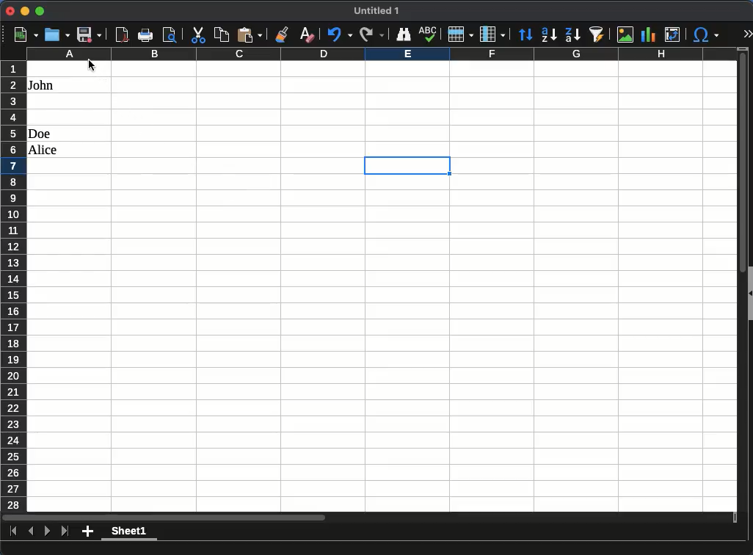  Describe the element at coordinates (407, 166) in the screenshot. I see `cell selected` at that location.